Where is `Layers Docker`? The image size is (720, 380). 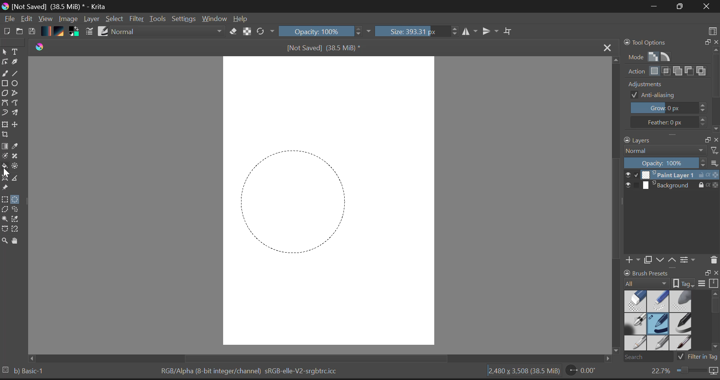 Layers Docker is located at coordinates (668, 201).